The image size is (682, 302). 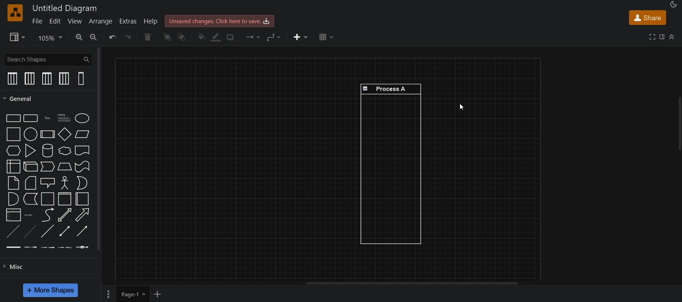 What do you see at coordinates (275, 37) in the screenshot?
I see `waypoints` at bounding box center [275, 37].